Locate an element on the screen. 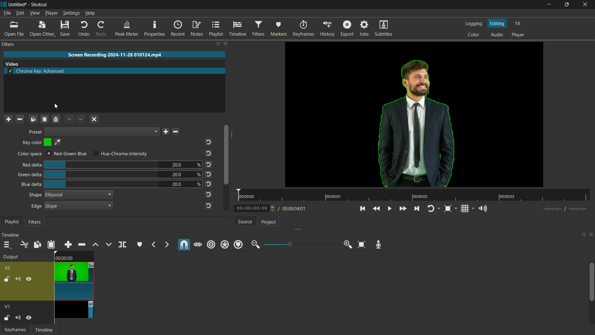 The width and height of the screenshot is (595, 335). reset to default is located at coordinates (209, 142).